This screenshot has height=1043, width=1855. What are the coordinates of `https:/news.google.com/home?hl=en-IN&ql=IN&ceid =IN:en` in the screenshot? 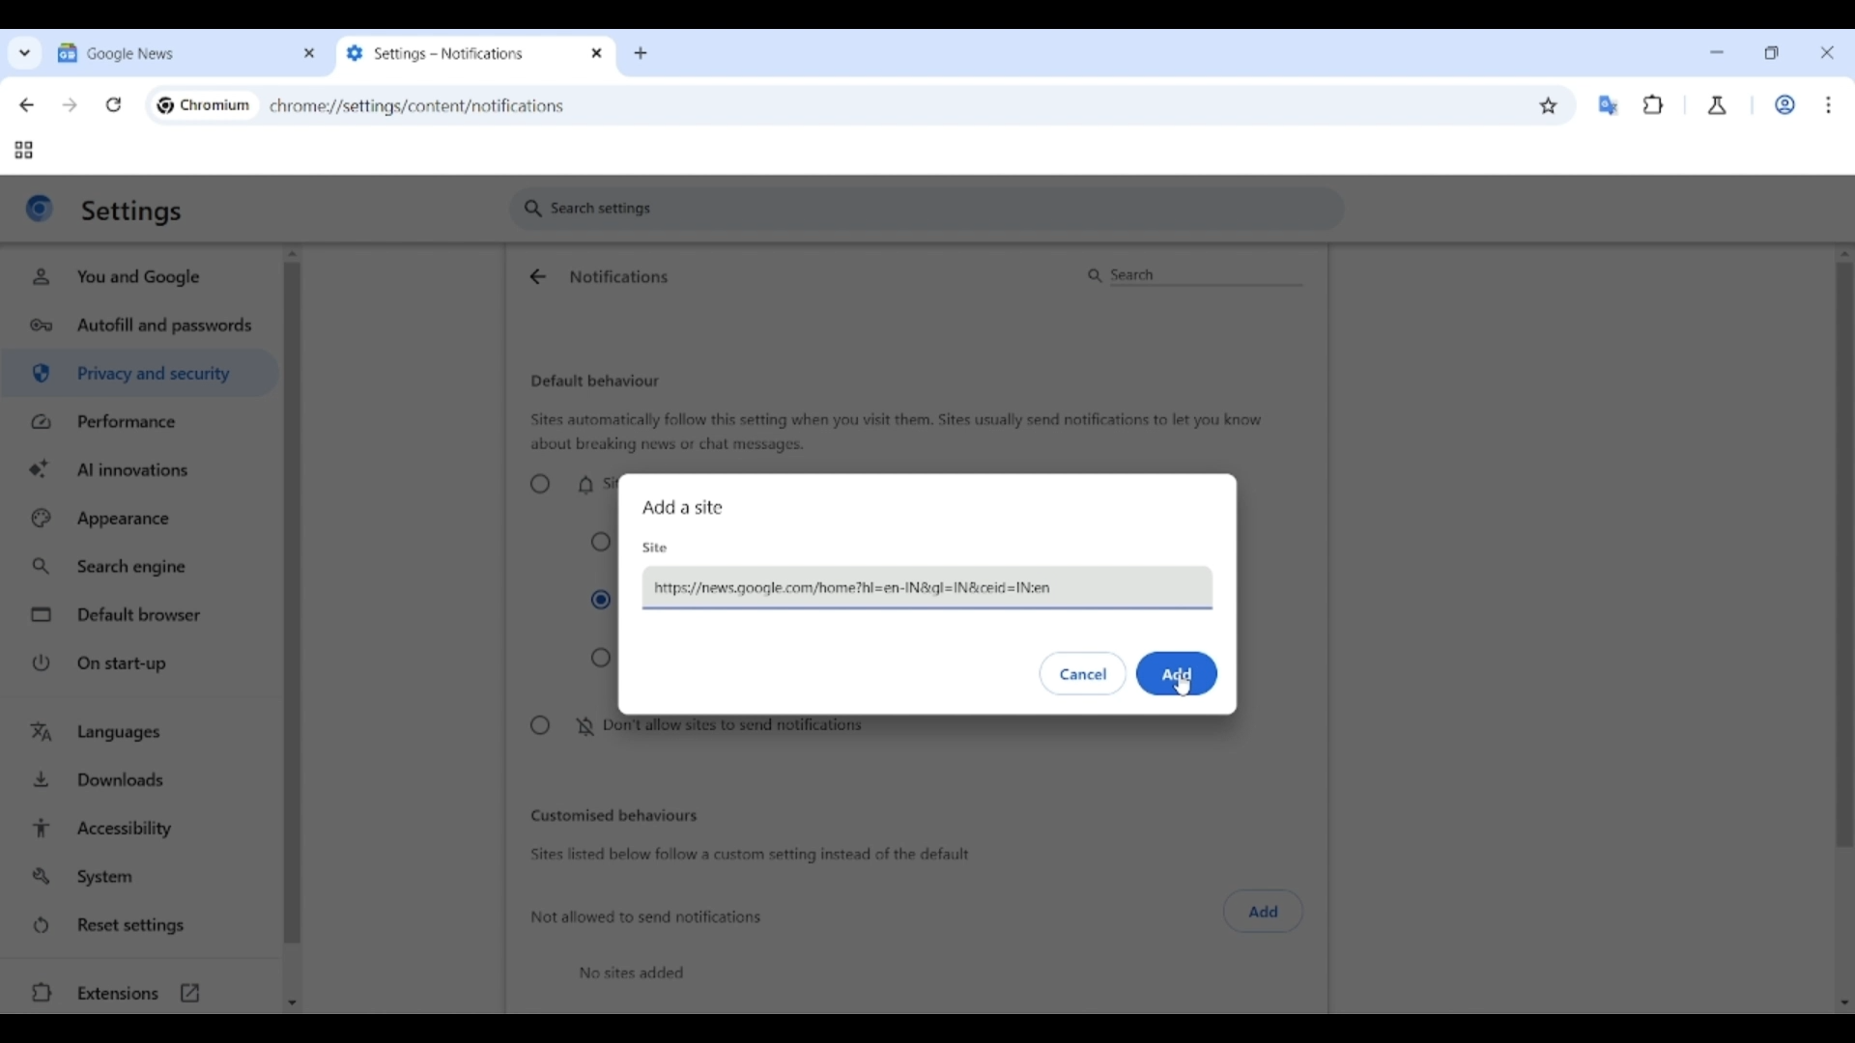 It's located at (852, 589).